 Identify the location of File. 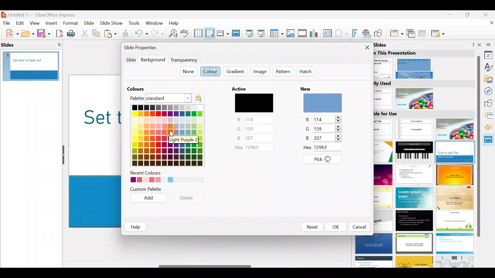
(7, 23).